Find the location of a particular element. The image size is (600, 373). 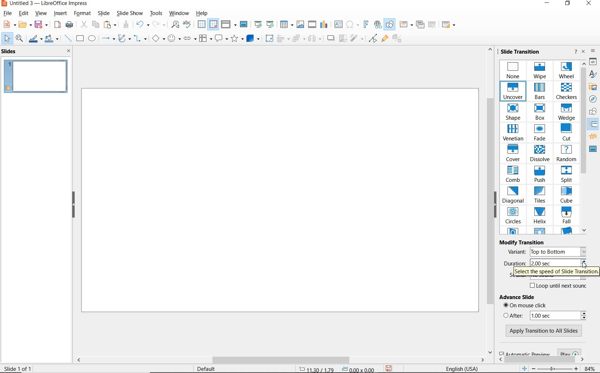

ZOOM & PAN is located at coordinates (20, 39).